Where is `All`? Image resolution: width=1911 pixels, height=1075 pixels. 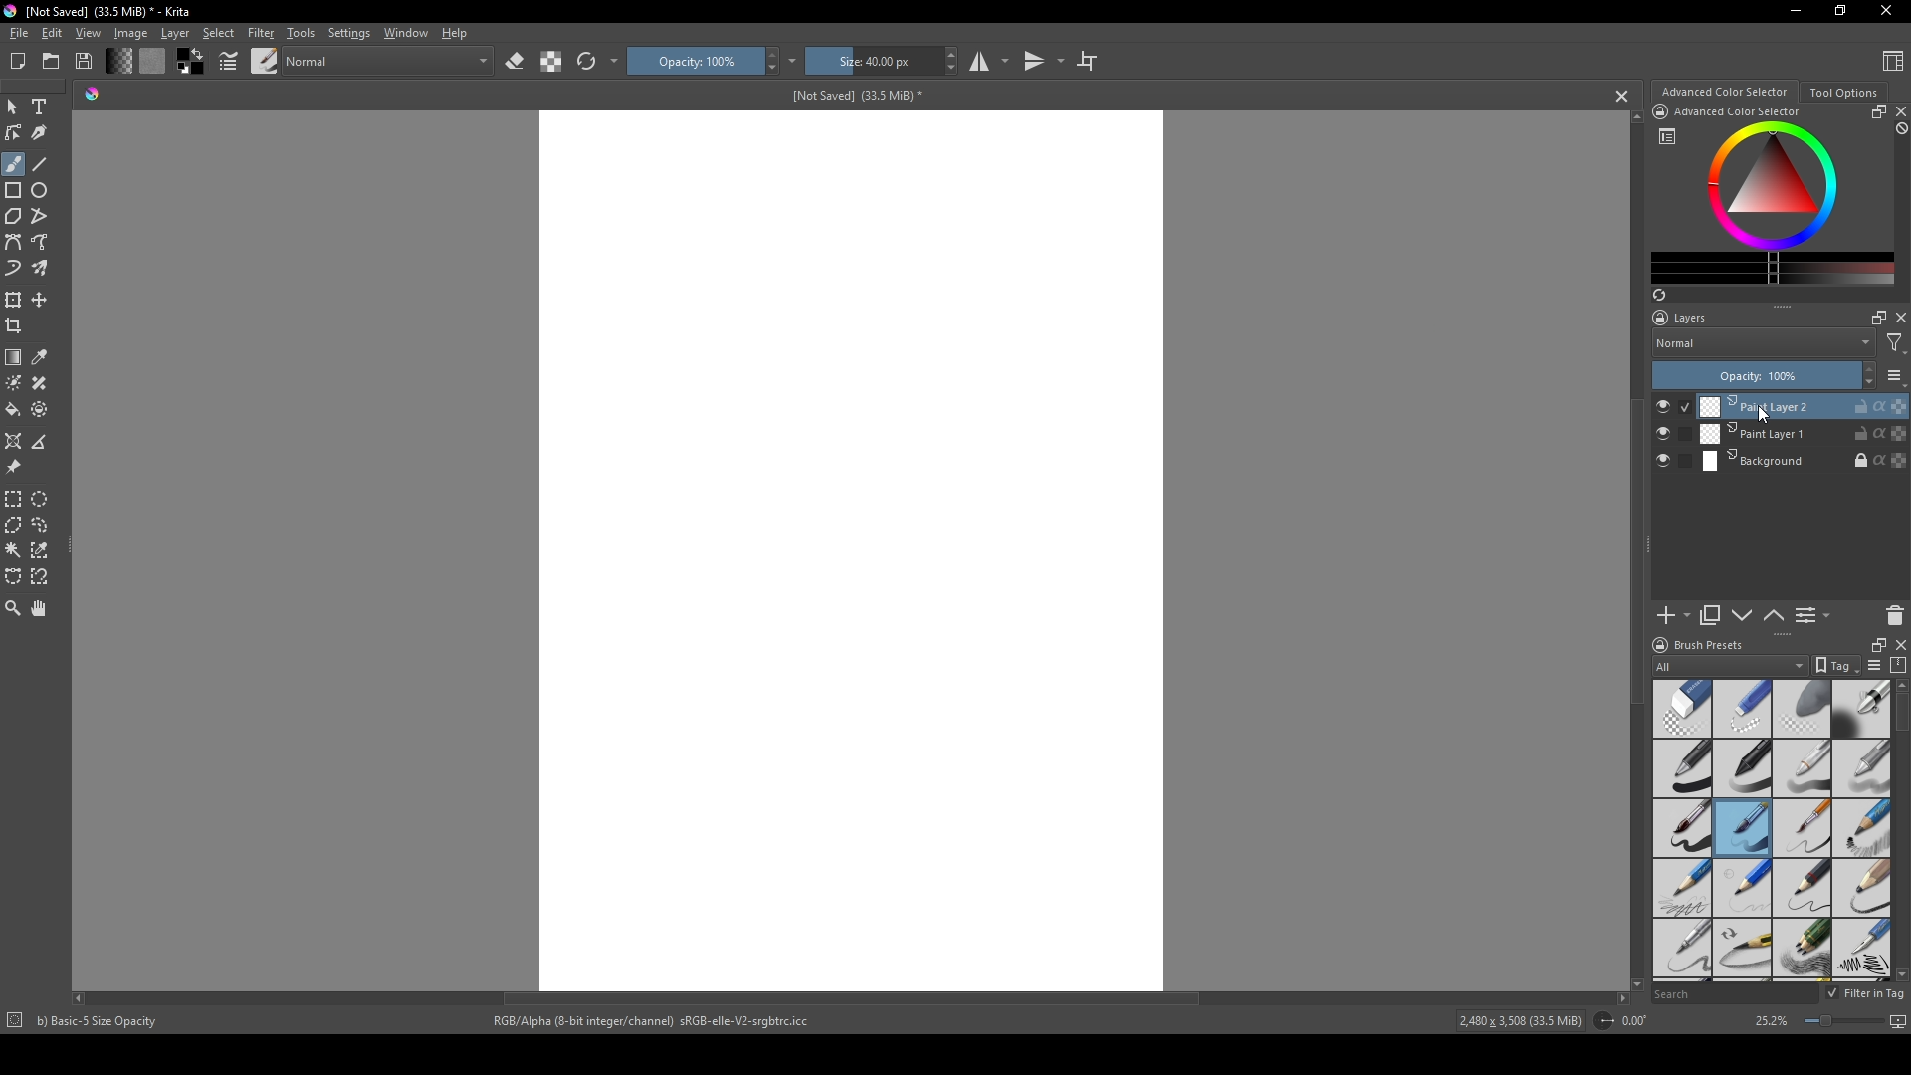
All is located at coordinates (1730, 666).